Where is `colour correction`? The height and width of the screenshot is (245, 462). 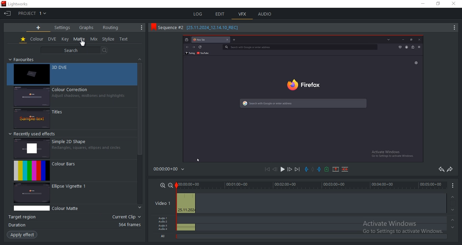
colour correction is located at coordinates (73, 97).